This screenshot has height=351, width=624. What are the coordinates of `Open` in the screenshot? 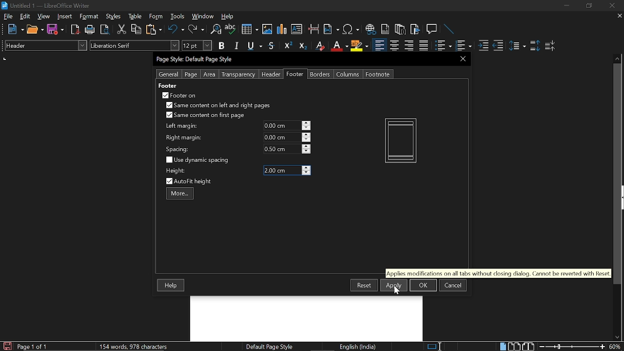 It's located at (35, 30).